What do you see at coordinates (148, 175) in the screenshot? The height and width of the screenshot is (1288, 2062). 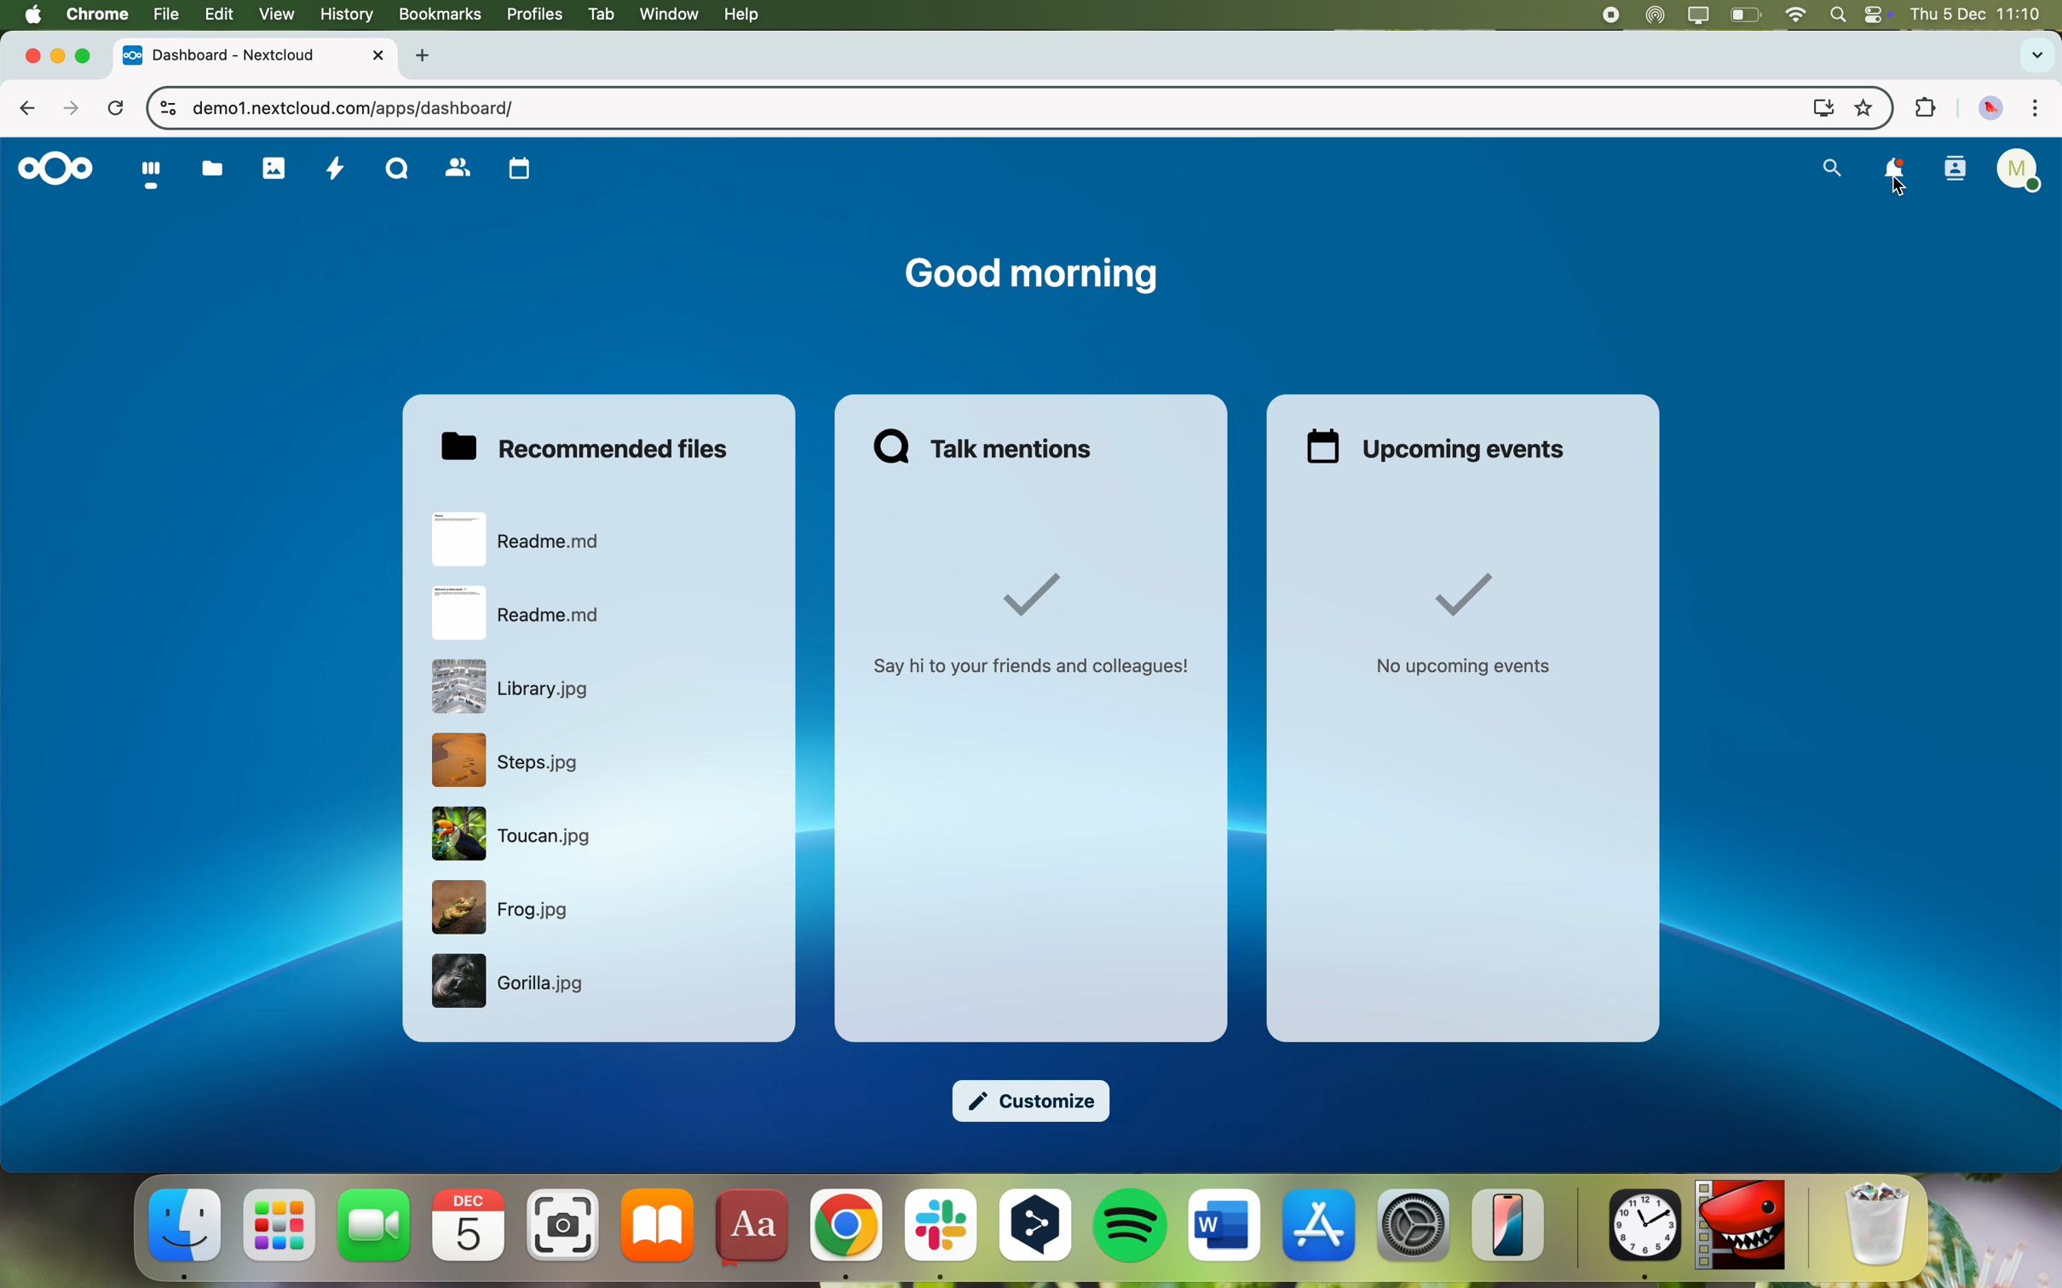 I see `dashboard` at bounding box center [148, 175].